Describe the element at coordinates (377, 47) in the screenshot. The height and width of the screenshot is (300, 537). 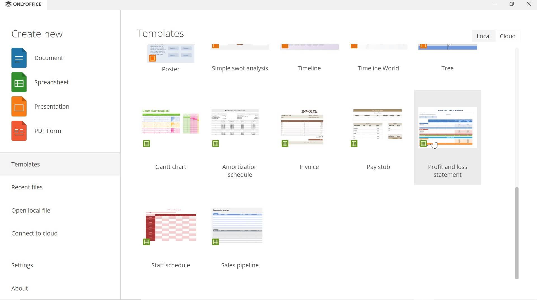
I see `template design` at that location.